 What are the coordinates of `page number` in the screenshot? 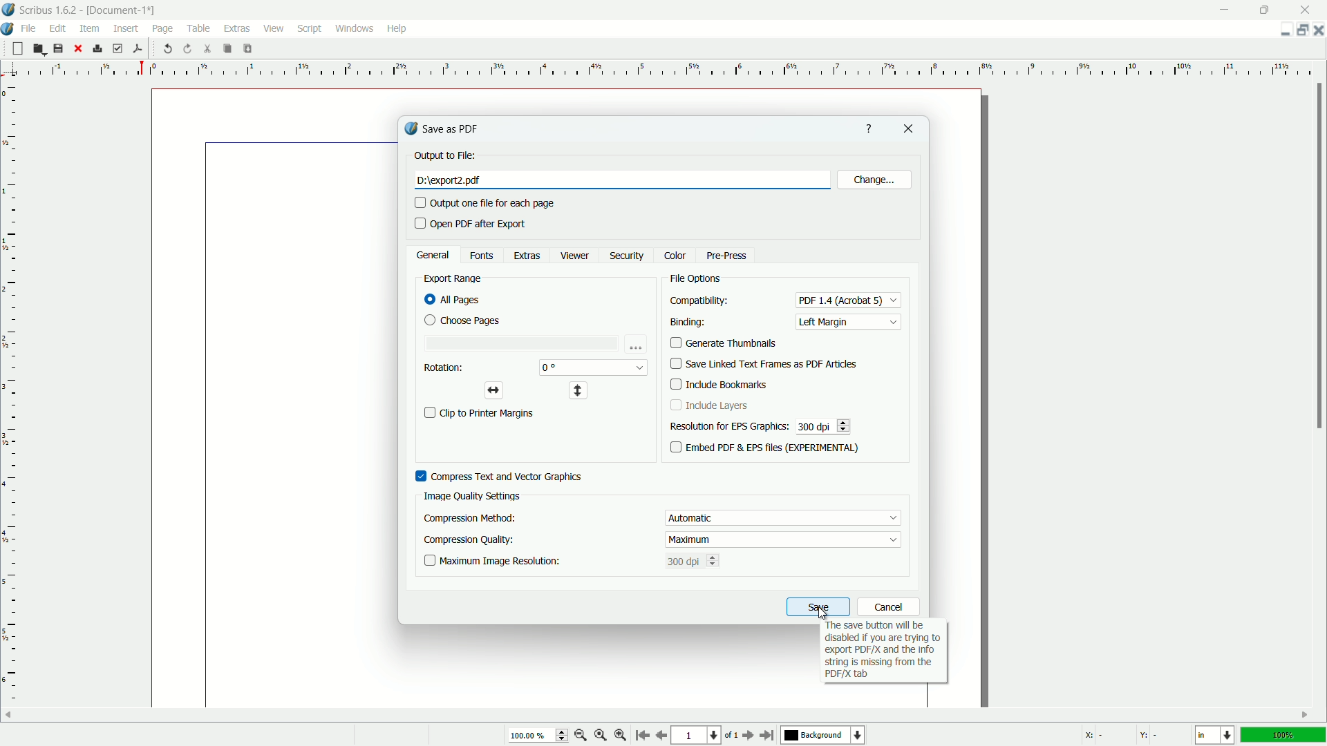 It's located at (698, 736).